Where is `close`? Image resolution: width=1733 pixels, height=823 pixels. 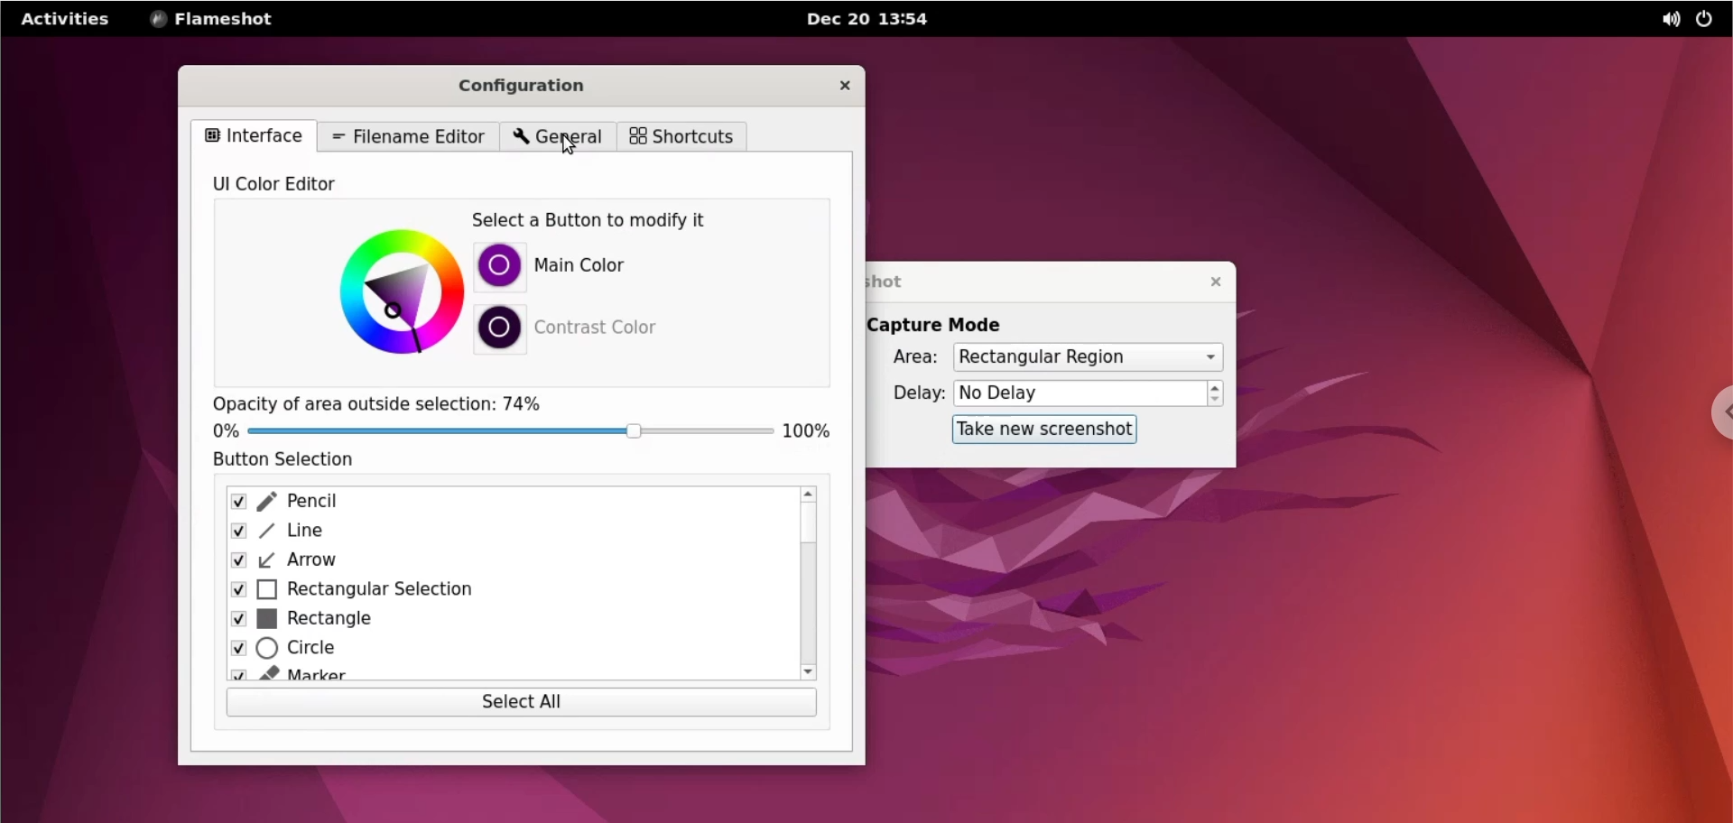
close is located at coordinates (844, 84).